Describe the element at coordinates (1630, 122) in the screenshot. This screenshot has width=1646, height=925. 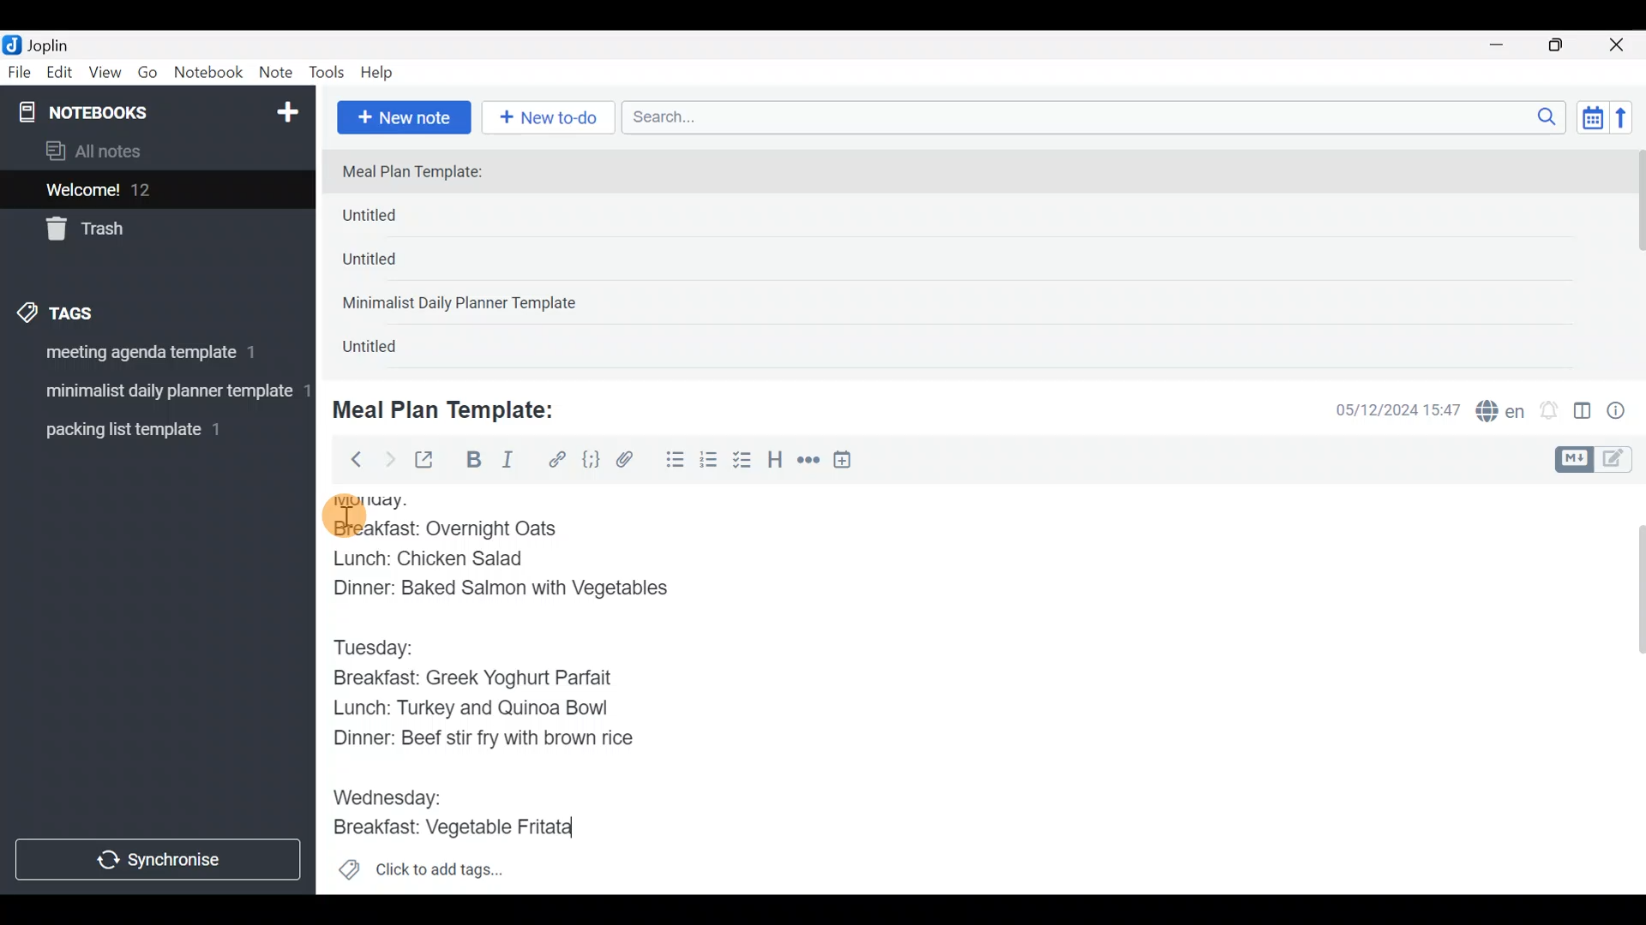
I see `Reverse sort` at that location.